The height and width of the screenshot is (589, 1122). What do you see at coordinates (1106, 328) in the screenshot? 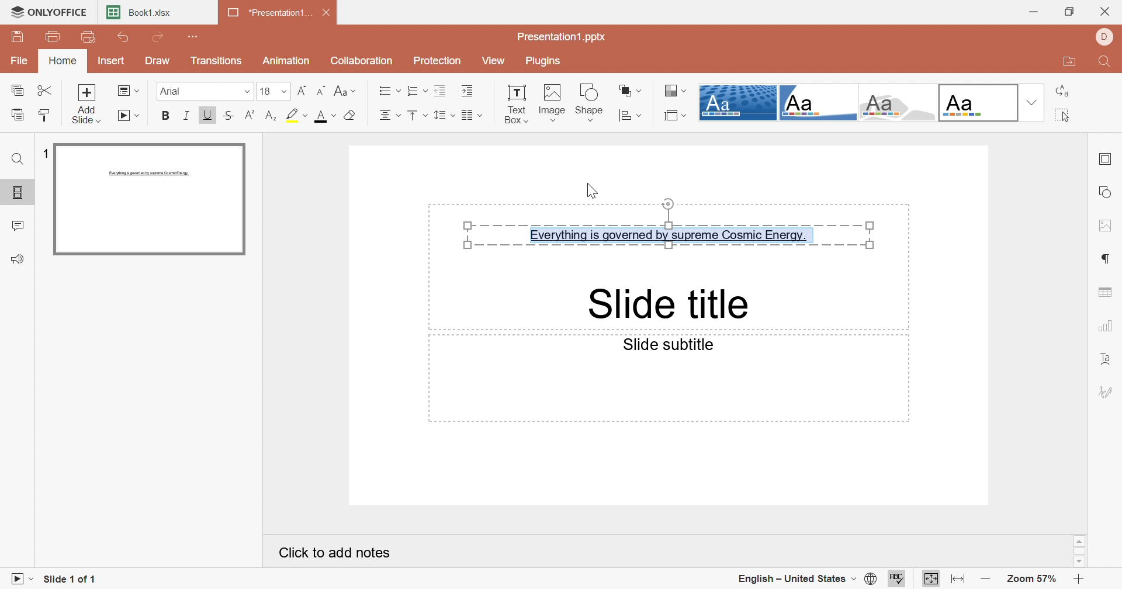
I see `Chart settings` at bounding box center [1106, 328].